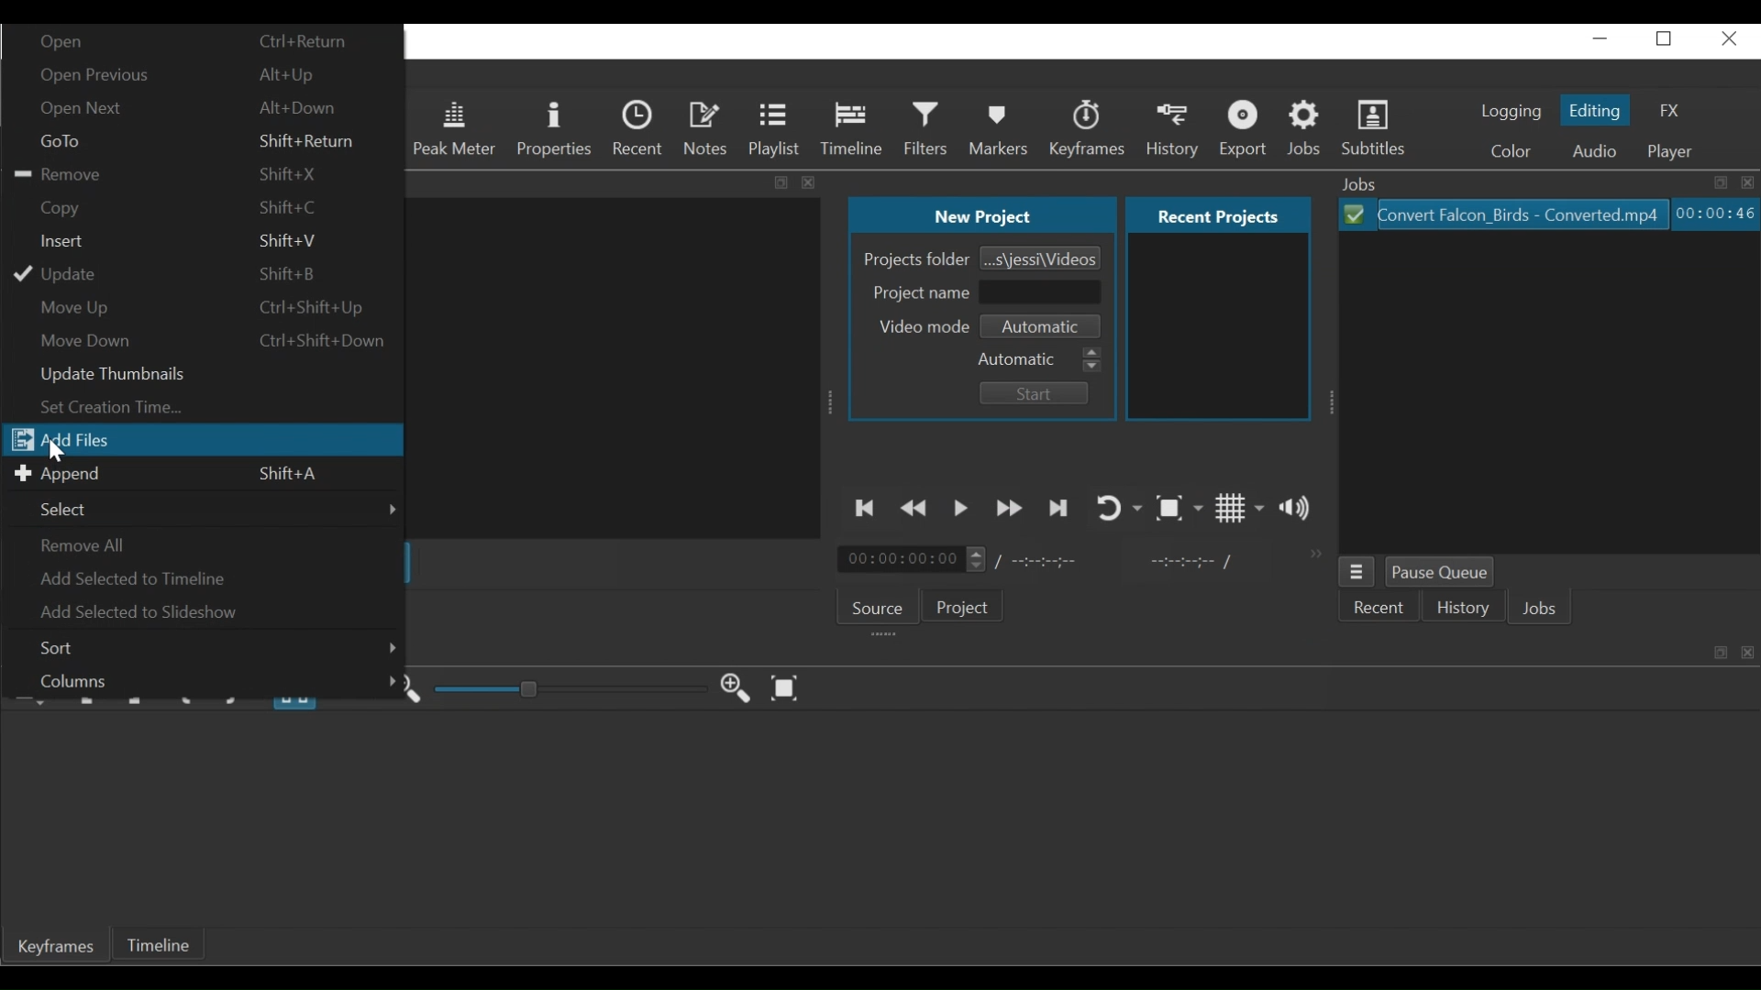 This screenshot has width=1761, height=990. What do you see at coordinates (1441, 572) in the screenshot?
I see `Pause Queue` at bounding box center [1441, 572].